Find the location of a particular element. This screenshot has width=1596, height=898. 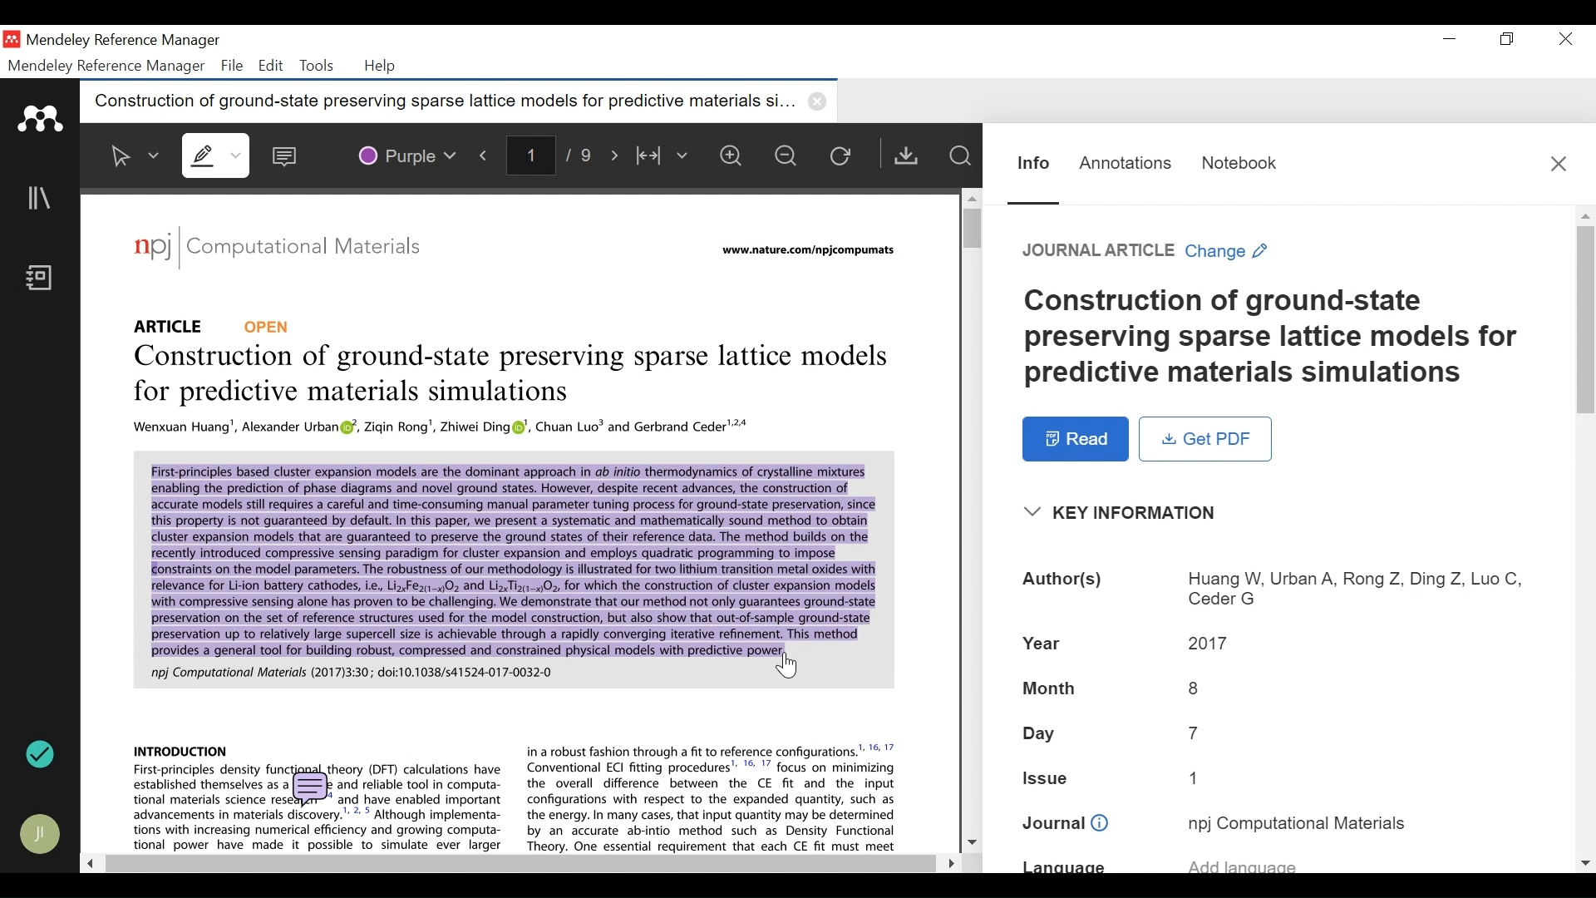

Get PDF is located at coordinates (905, 155).